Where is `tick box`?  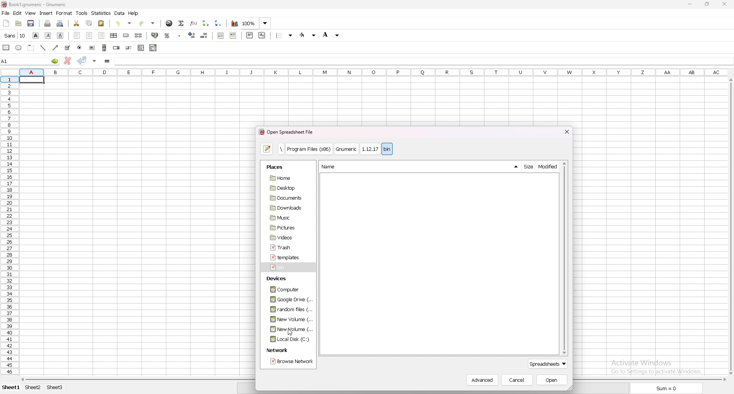
tick box is located at coordinates (67, 48).